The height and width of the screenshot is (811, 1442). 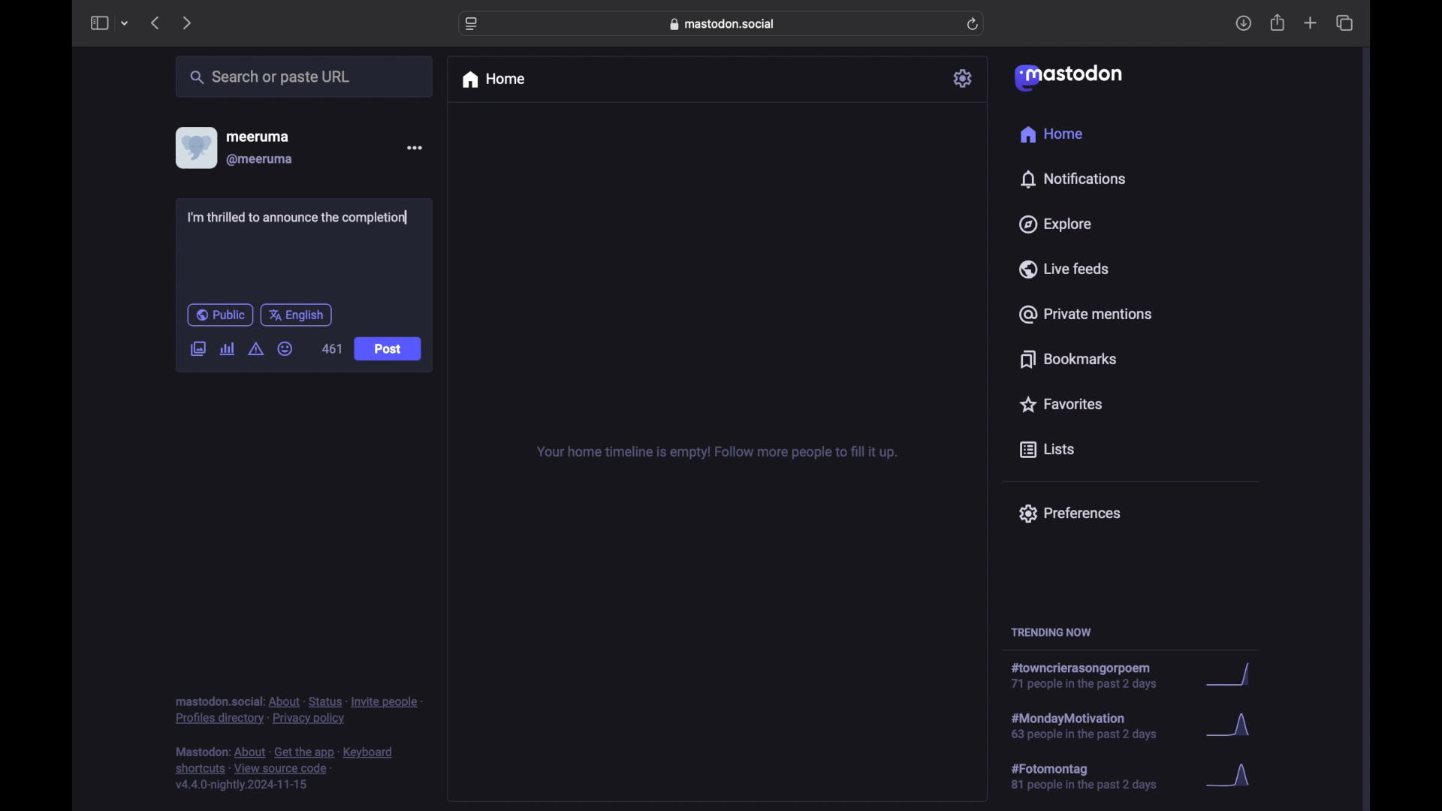 I want to click on home, so click(x=493, y=80).